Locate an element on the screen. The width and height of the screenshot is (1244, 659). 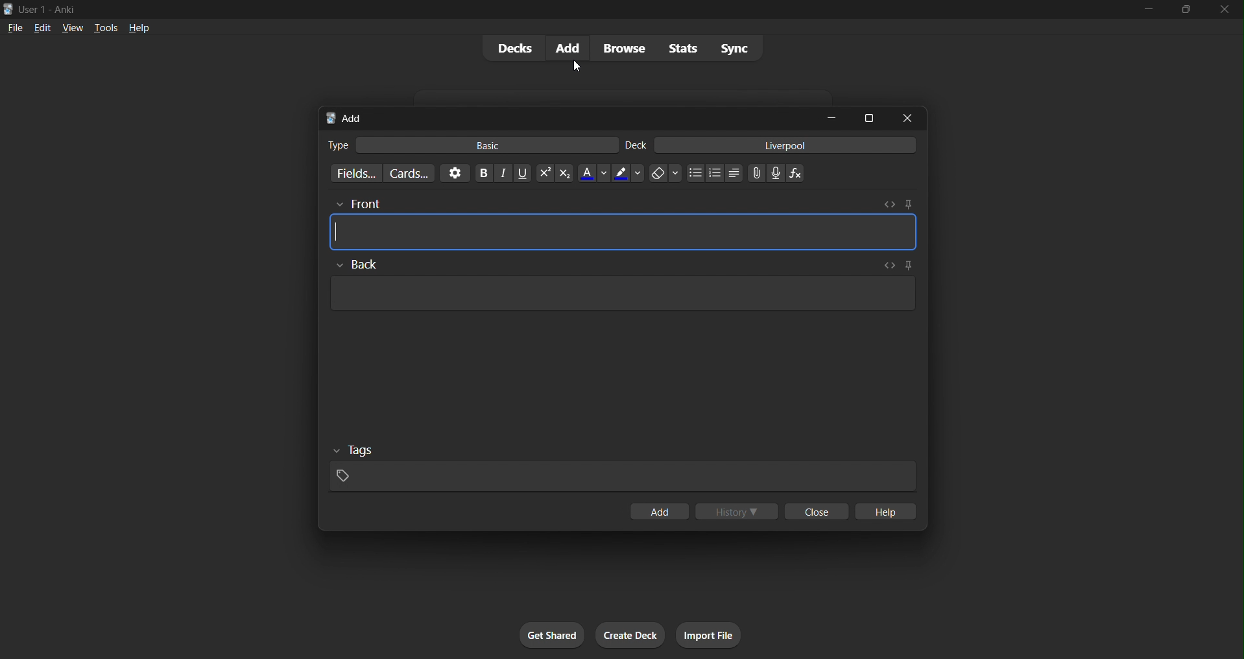
import file is located at coordinates (707, 633).